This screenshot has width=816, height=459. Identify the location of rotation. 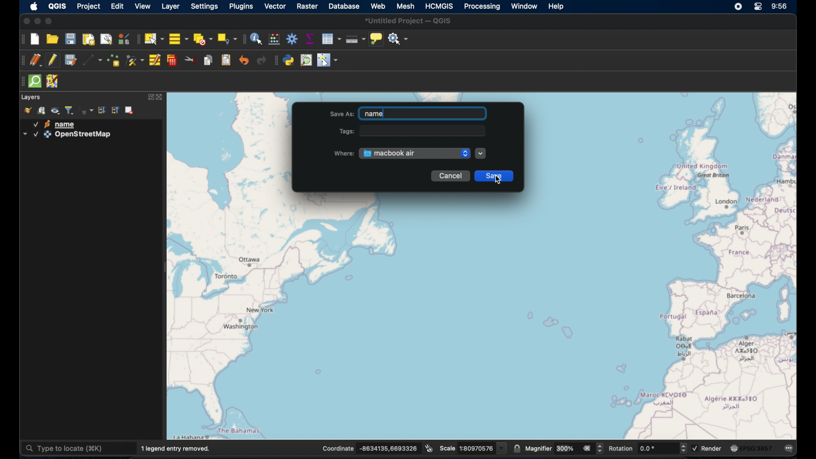
(647, 448).